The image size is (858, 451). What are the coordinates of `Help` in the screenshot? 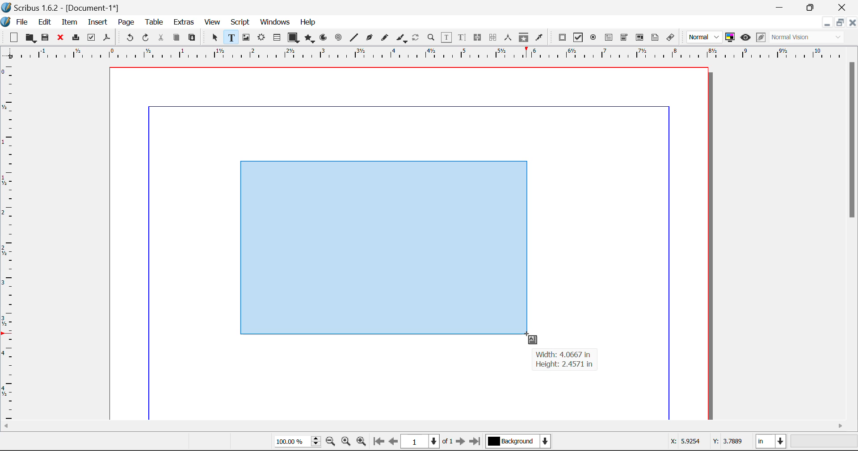 It's located at (308, 22).